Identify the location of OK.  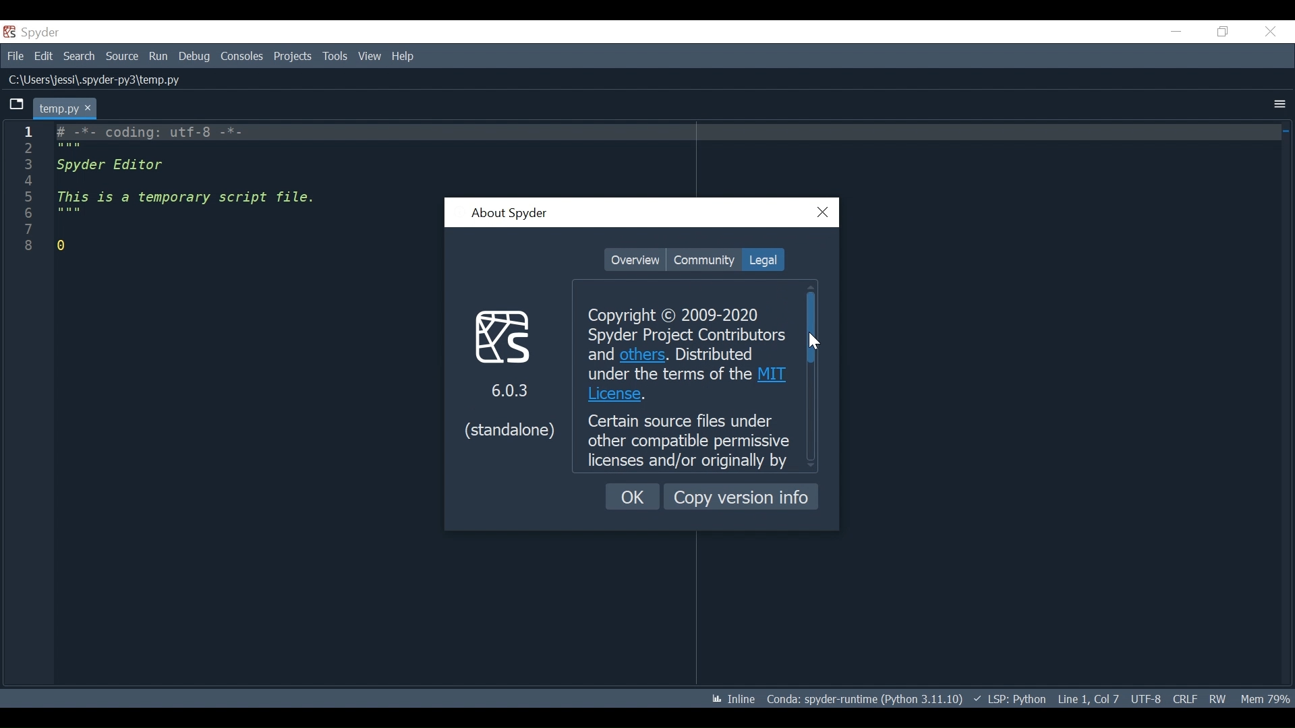
(633, 497).